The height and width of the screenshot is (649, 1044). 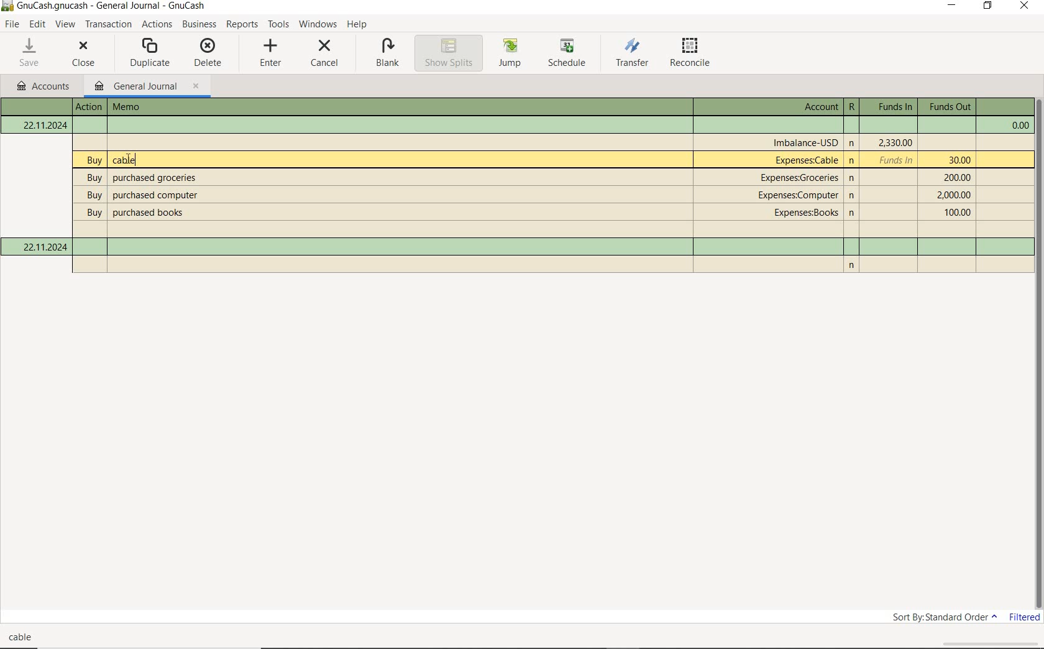 I want to click on EDIT, so click(x=37, y=25).